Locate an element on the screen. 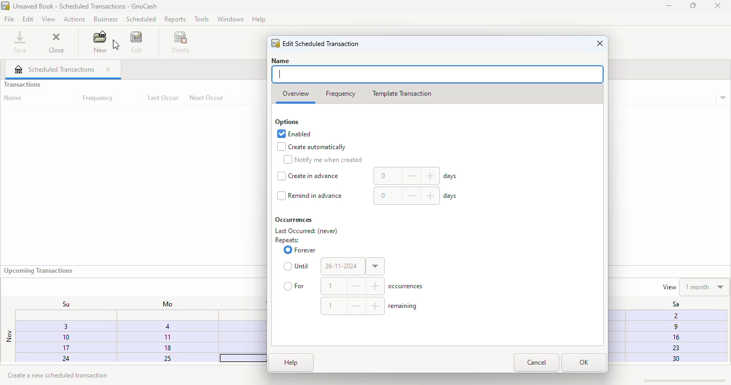  view is located at coordinates (48, 20).